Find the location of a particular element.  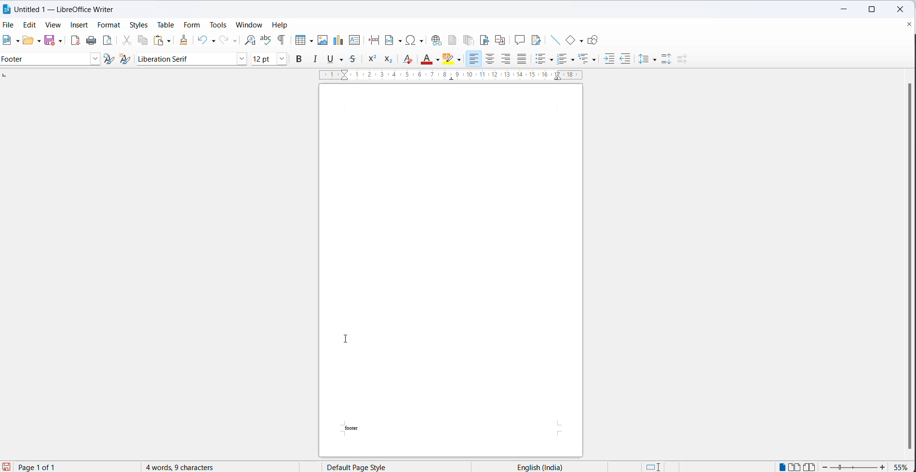

page style is located at coordinates (377, 467).